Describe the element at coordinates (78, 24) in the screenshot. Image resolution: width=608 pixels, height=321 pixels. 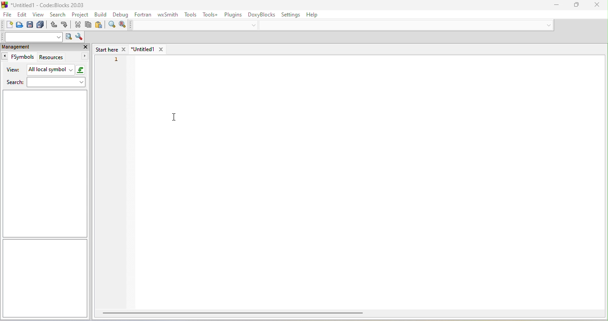
I see `cut` at that location.